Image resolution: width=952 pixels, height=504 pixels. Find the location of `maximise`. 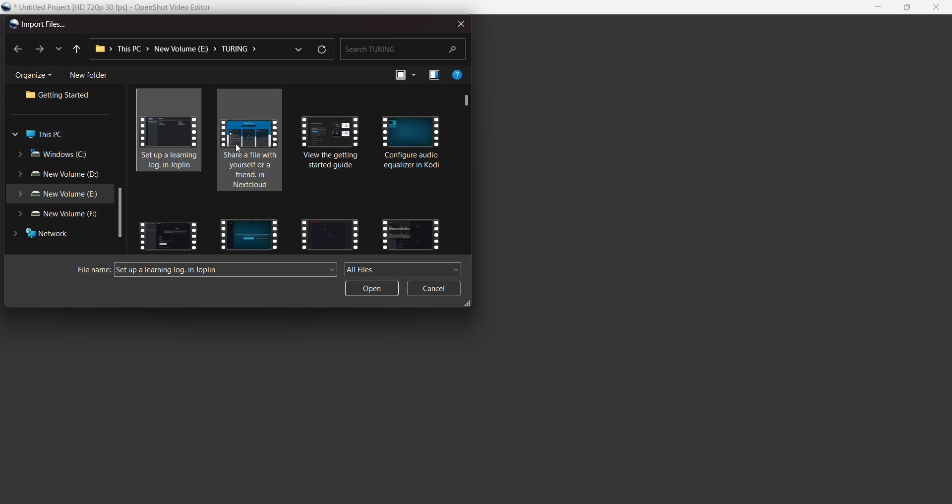

maximise is located at coordinates (908, 8).